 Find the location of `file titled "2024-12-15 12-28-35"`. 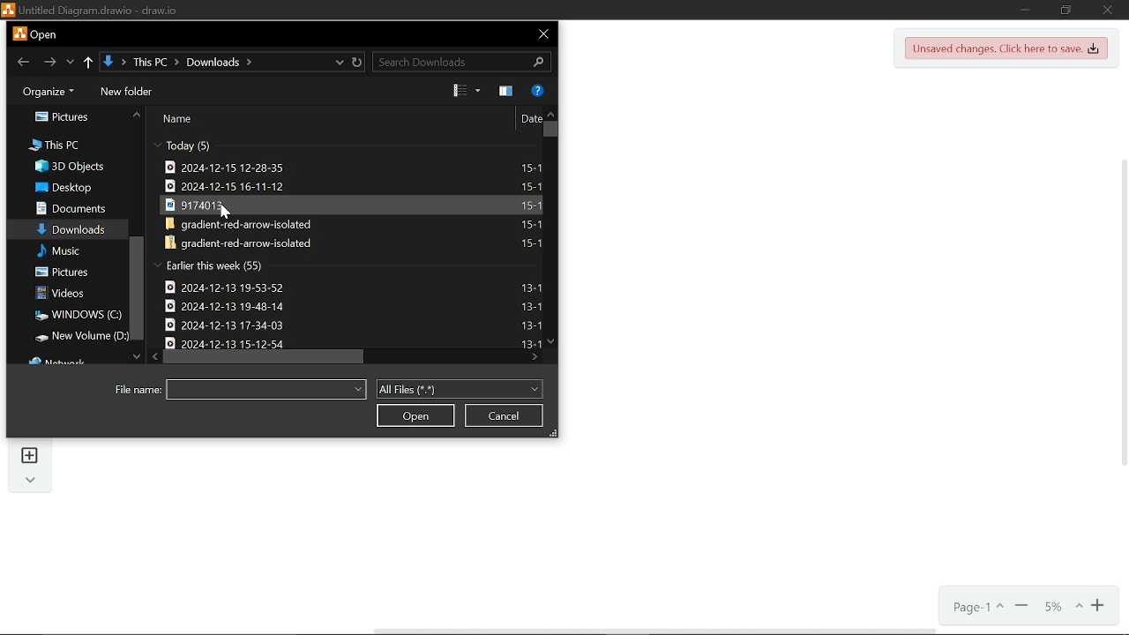

file titled "2024-12-15 12-28-35" is located at coordinates (356, 167).